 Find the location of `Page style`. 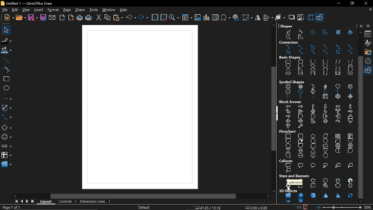

Page style is located at coordinates (145, 207).